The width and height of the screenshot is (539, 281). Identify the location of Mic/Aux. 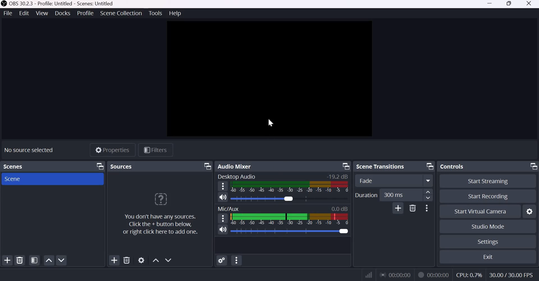
(228, 208).